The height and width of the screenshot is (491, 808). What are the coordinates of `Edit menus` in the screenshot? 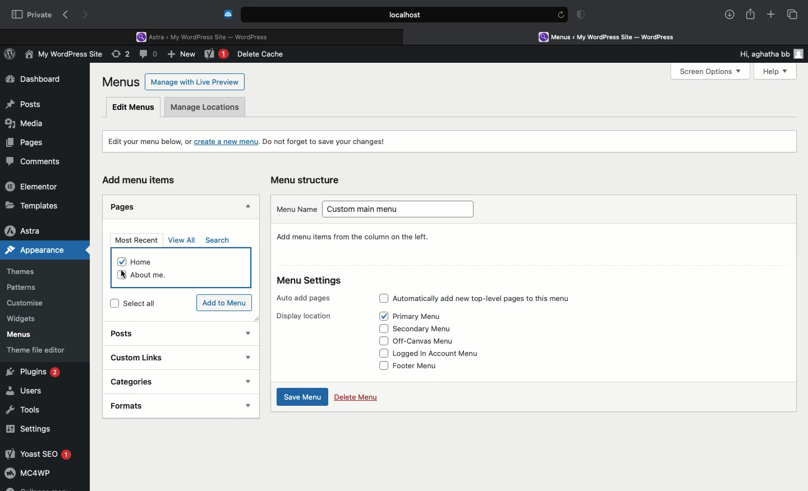 It's located at (134, 106).